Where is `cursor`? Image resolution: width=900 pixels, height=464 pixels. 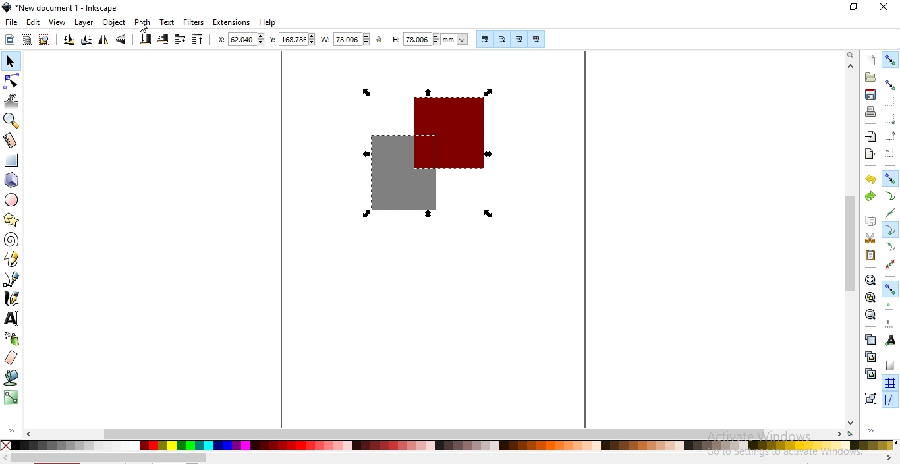 cursor is located at coordinates (142, 28).